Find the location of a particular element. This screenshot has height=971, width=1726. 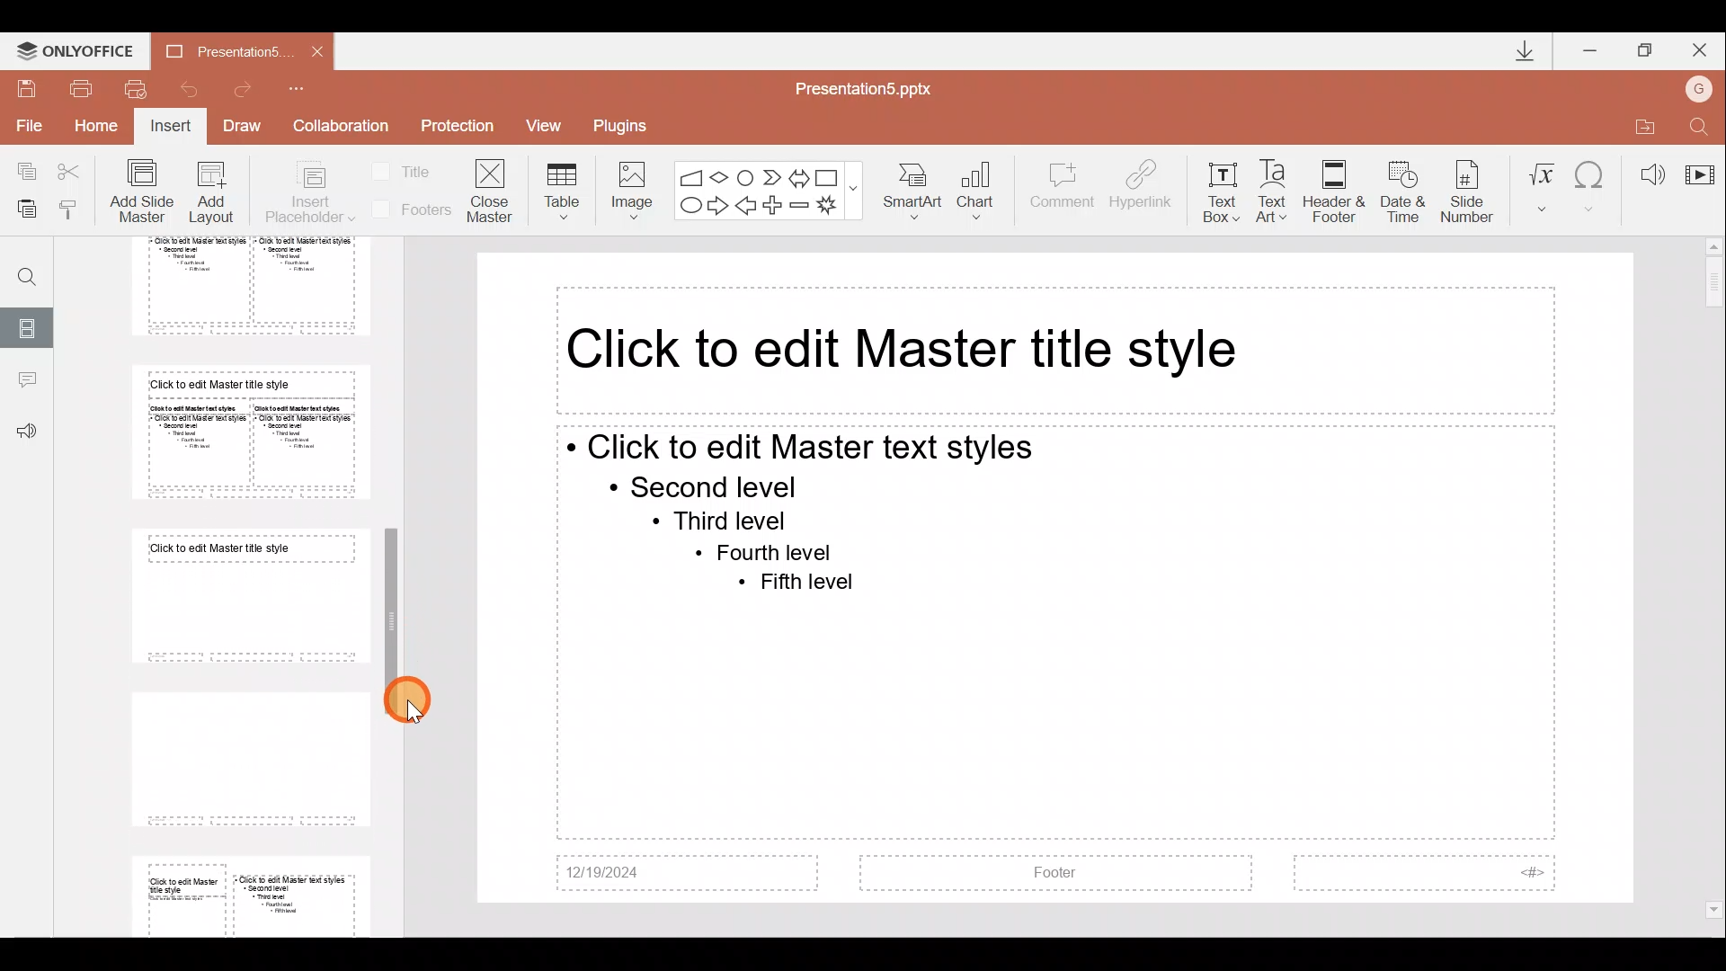

Insert placeholder is located at coordinates (308, 193).